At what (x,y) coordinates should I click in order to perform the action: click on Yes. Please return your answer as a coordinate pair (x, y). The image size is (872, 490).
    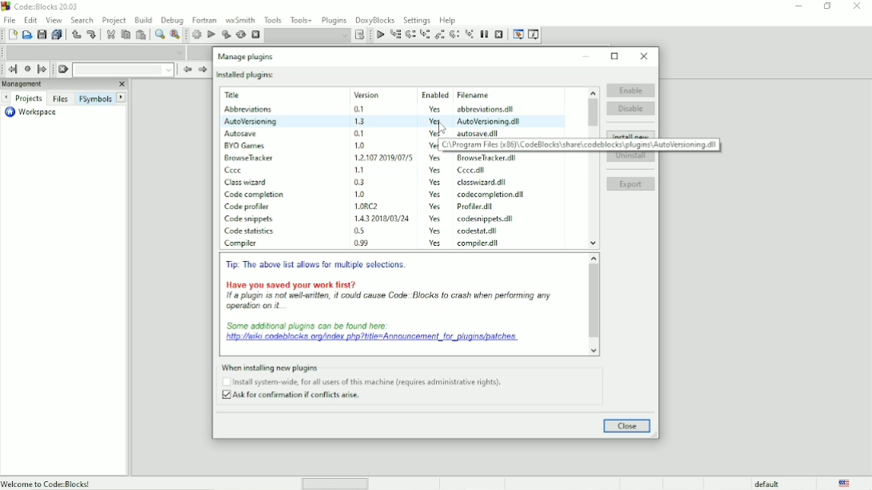
    Looking at the image, I should click on (438, 244).